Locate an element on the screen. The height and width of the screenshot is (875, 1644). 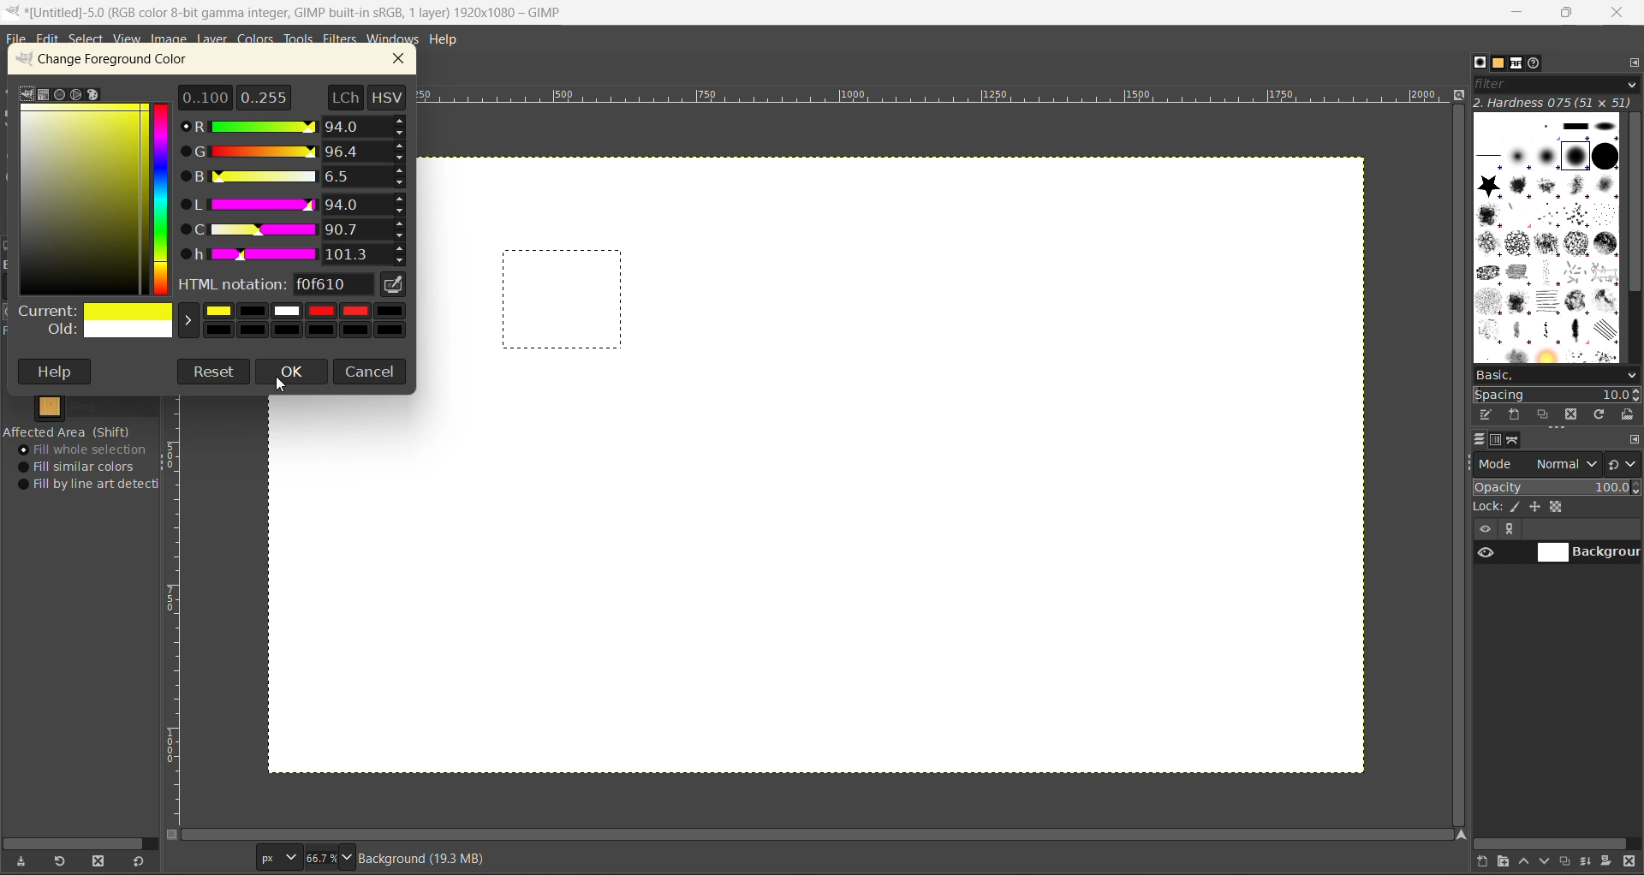
merge this layer is located at coordinates (1591, 861).